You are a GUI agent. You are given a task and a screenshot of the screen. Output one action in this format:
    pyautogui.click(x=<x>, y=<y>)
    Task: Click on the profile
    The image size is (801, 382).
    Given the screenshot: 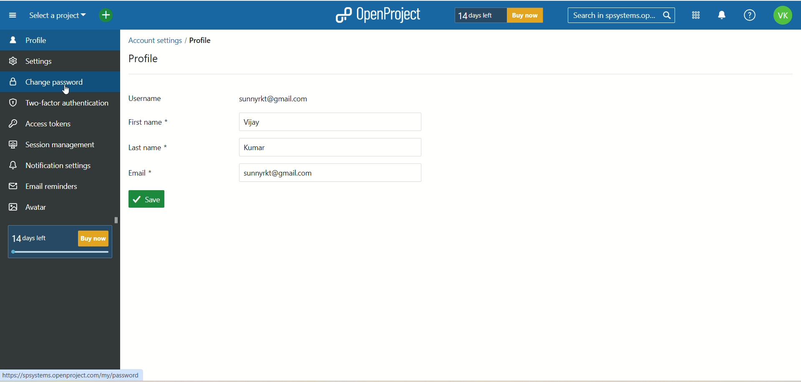 What is the action you would take?
    pyautogui.click(x=201, y=43)
    